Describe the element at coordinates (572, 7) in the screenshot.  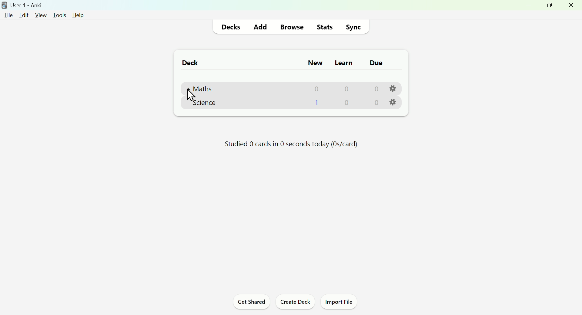
I see `Close` at that location.